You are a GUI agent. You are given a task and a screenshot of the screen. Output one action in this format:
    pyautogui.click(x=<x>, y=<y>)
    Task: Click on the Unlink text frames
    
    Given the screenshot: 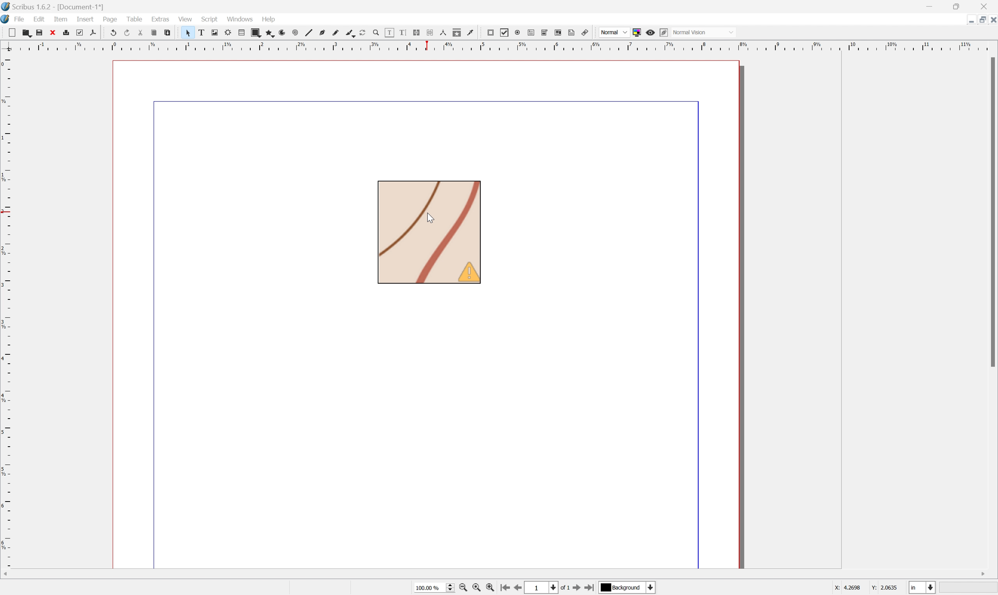 What is the action you would take?
    pyautogui.click(x=432, y=32)
    